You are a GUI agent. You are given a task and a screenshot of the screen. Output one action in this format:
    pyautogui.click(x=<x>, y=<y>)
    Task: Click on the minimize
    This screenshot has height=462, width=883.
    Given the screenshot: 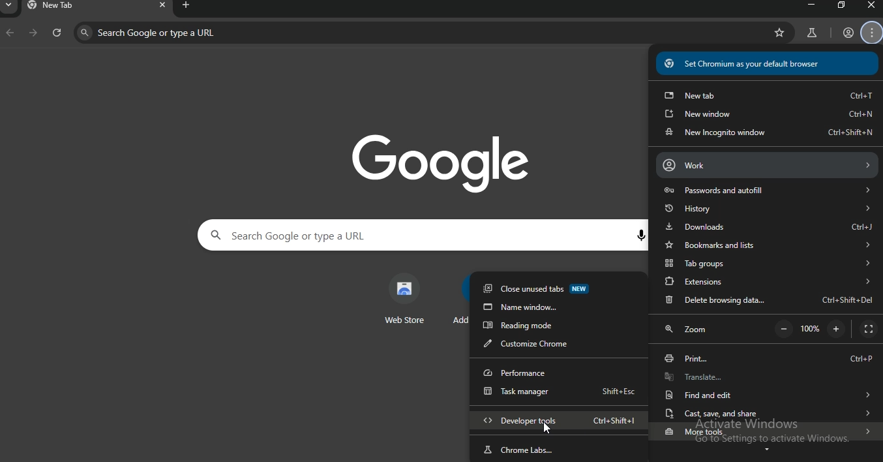 What is the action you would take?
    pyautogui.click(x=806, y=5)
    